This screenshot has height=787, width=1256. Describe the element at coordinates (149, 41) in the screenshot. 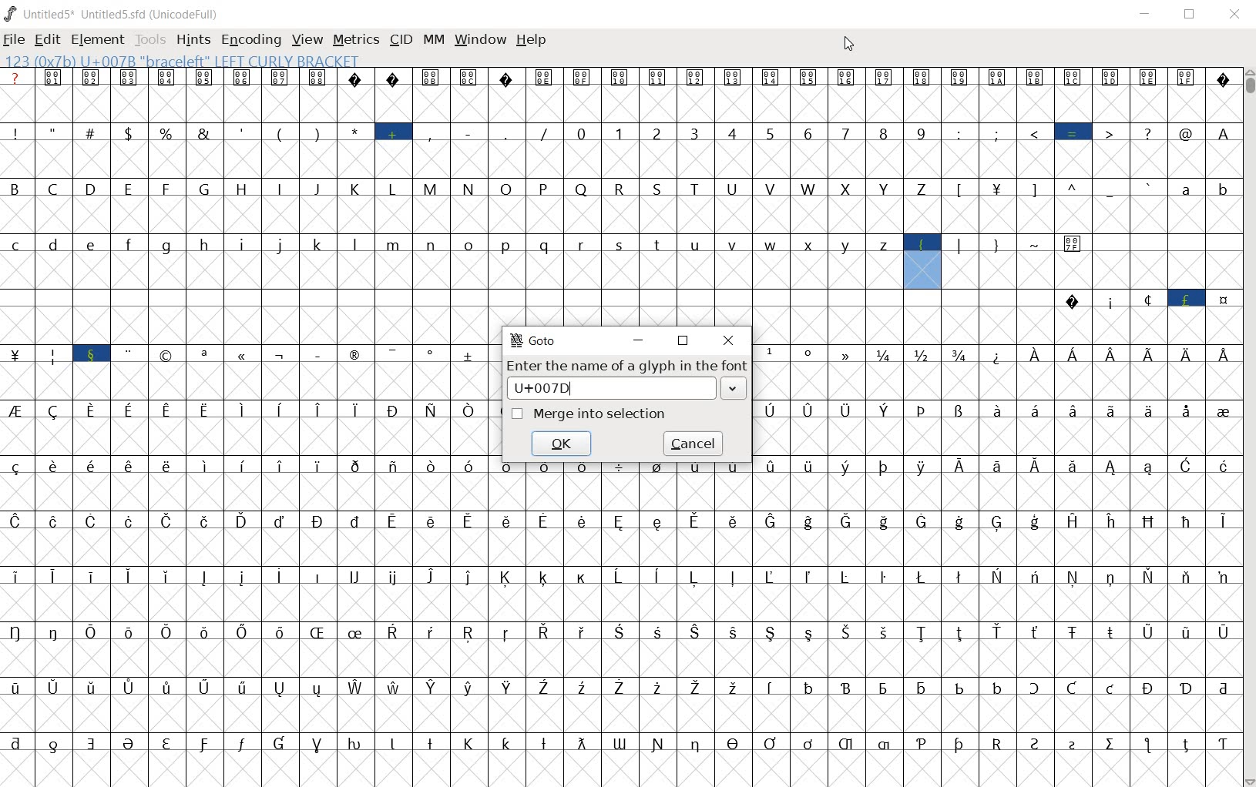

I see `TOOLS` at that location.